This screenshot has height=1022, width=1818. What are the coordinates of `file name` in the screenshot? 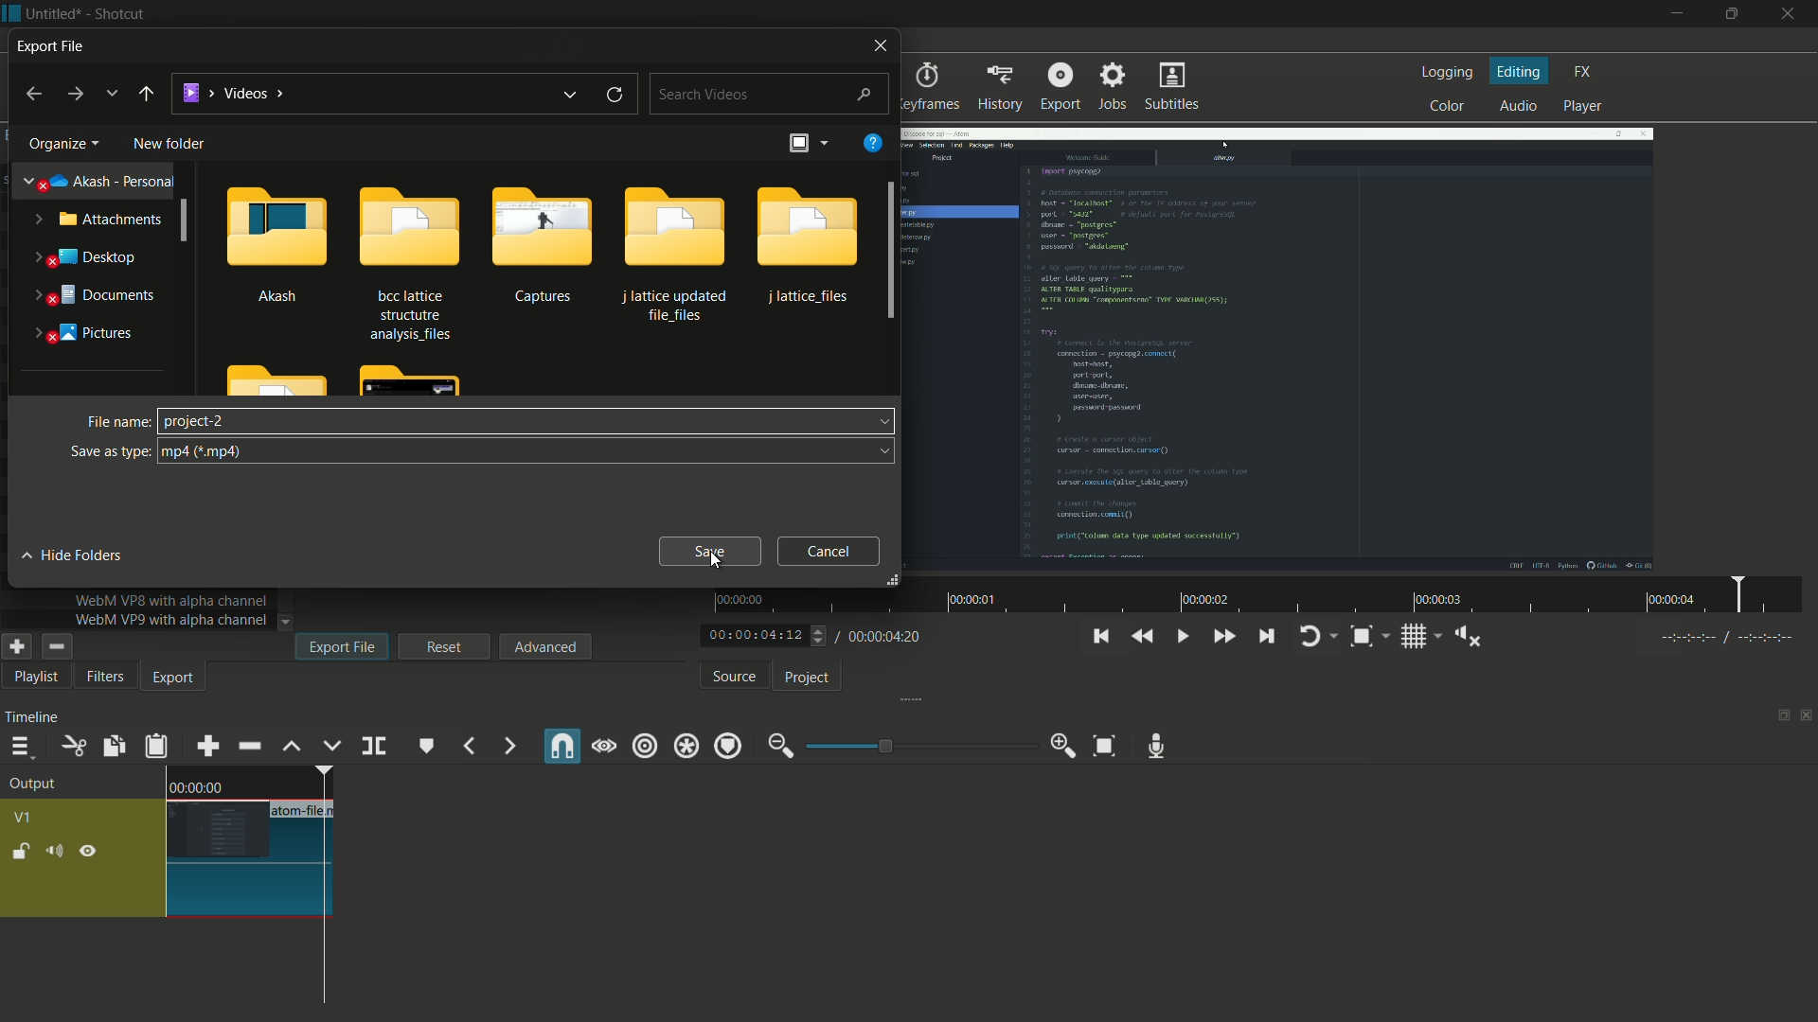 It's located at (118, 421).